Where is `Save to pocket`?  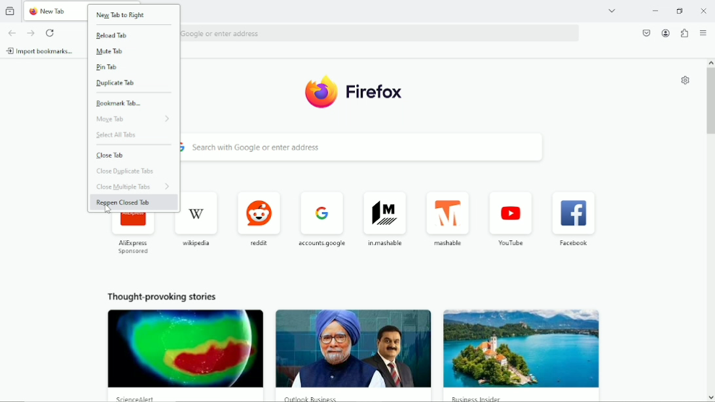
Save to pocket is located at coordinates (645, 33).